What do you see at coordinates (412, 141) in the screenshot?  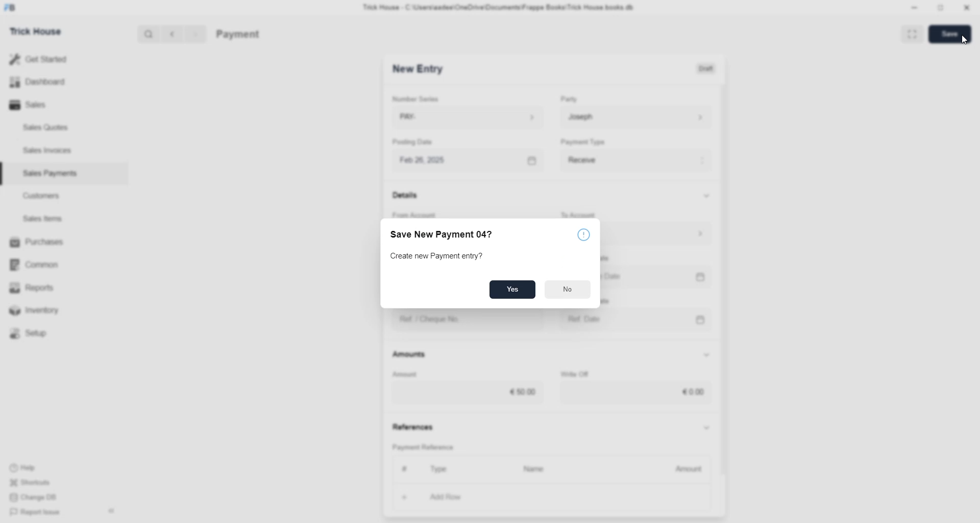 I see `Posting Date` at bounding box center [412, 141].